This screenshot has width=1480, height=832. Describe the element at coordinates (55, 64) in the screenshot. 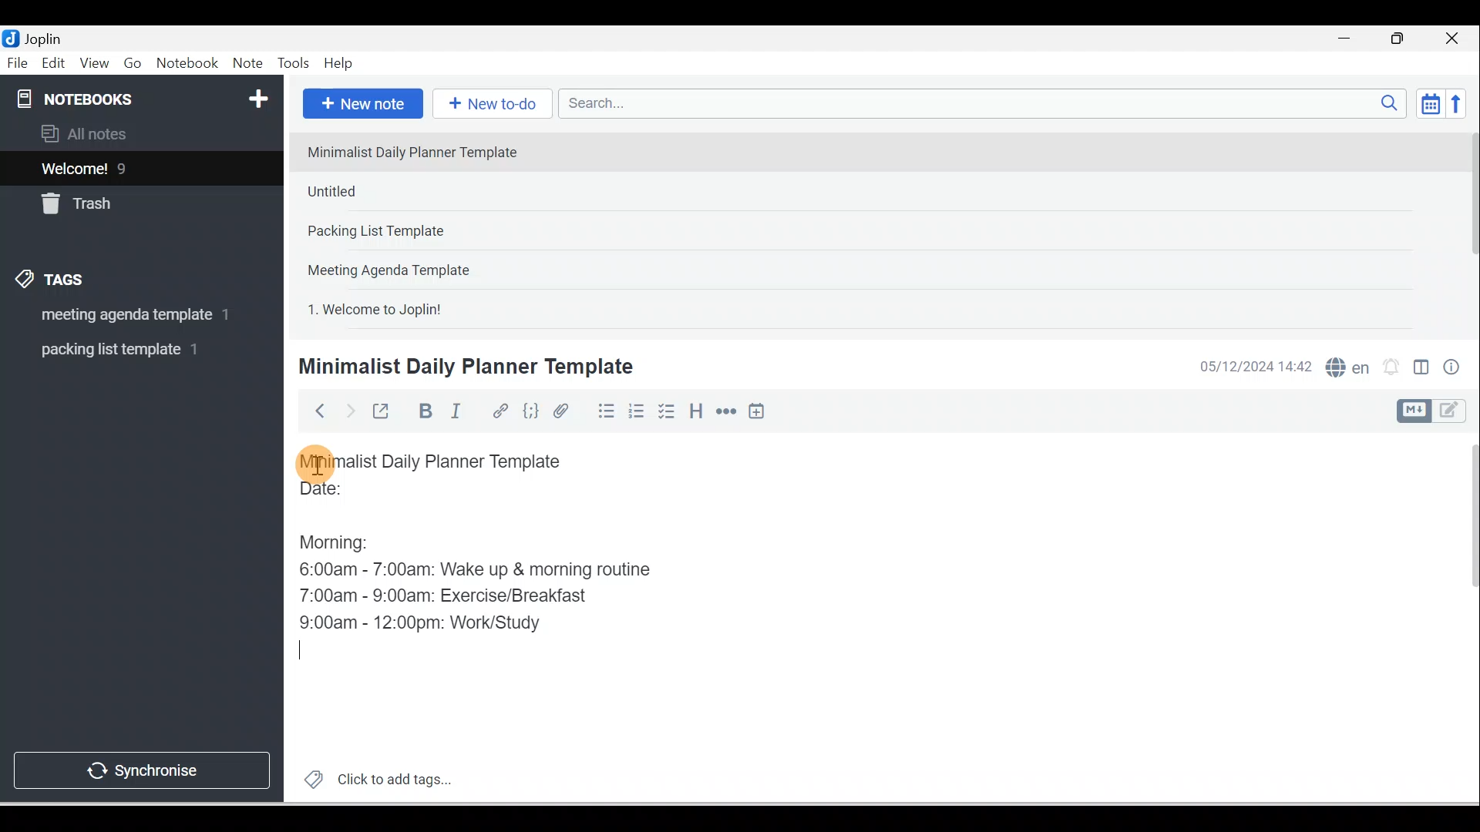

I see `Edit` at that location.